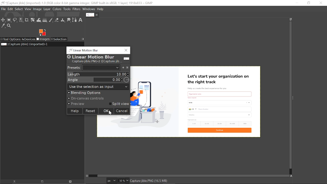 The height and width of the screenshot is (184, 327). Describe the element at coordinates (98, 74) in the screenshot. I see `Length` at that location.